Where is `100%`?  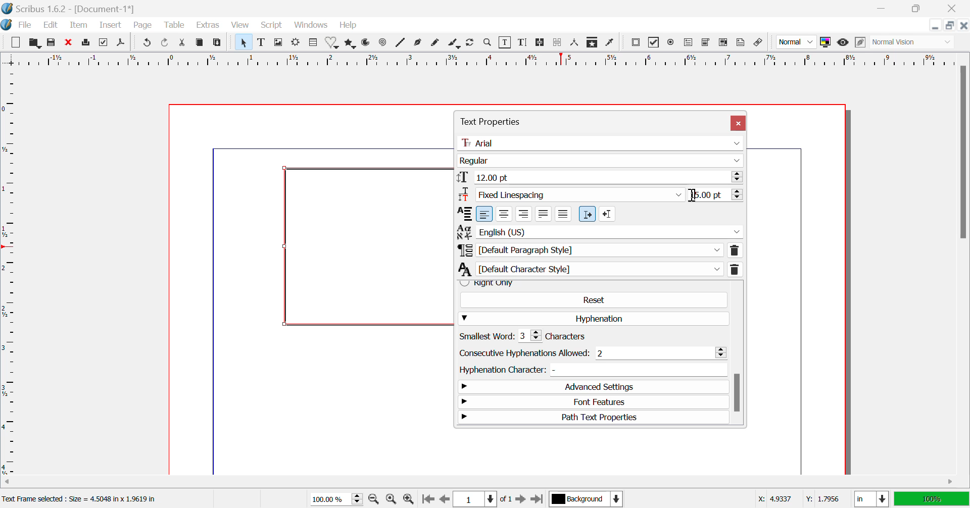
100% is located at coordinates (931, 499).